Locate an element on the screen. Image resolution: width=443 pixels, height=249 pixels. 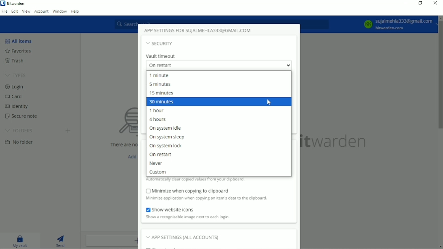
scroll up is located at coordinates (440, 18).